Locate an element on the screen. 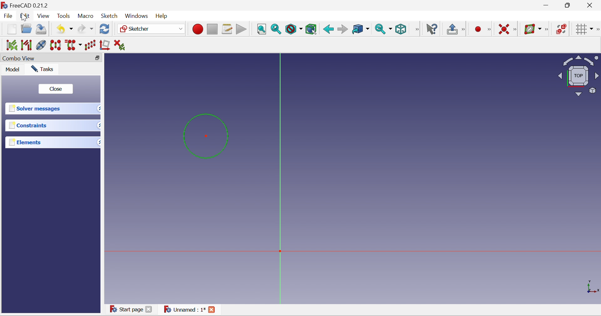 The width and height of the screenshot is (601, 316). FreeCAD 0.21.2 is located at coordinates (28, 5).